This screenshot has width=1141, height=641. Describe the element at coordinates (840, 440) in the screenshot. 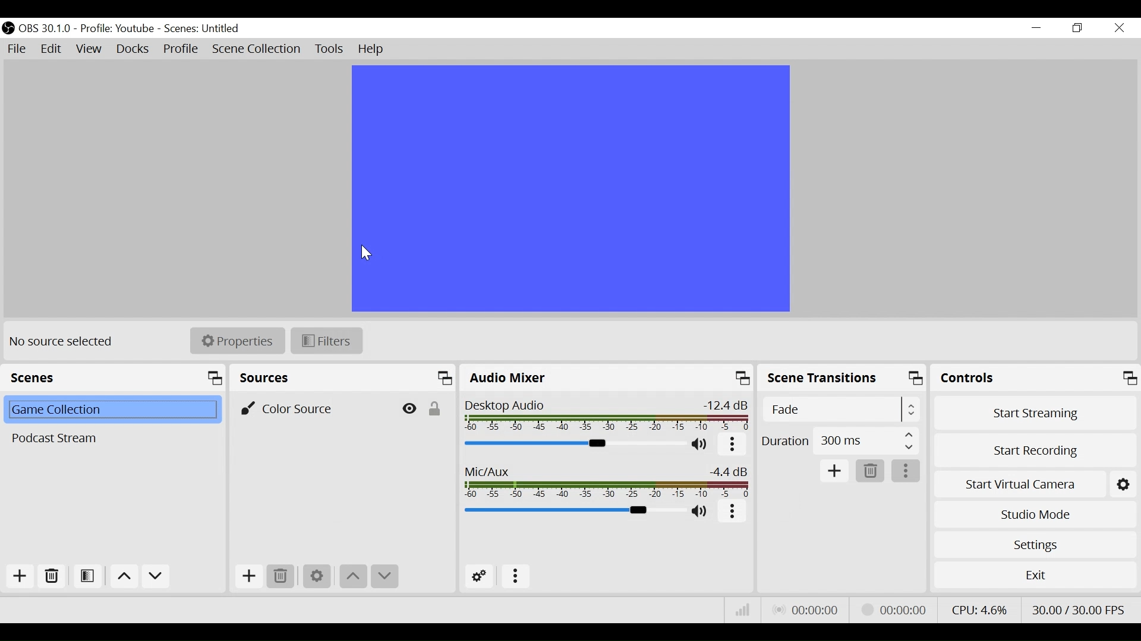

I see `Select Duration` at that location.